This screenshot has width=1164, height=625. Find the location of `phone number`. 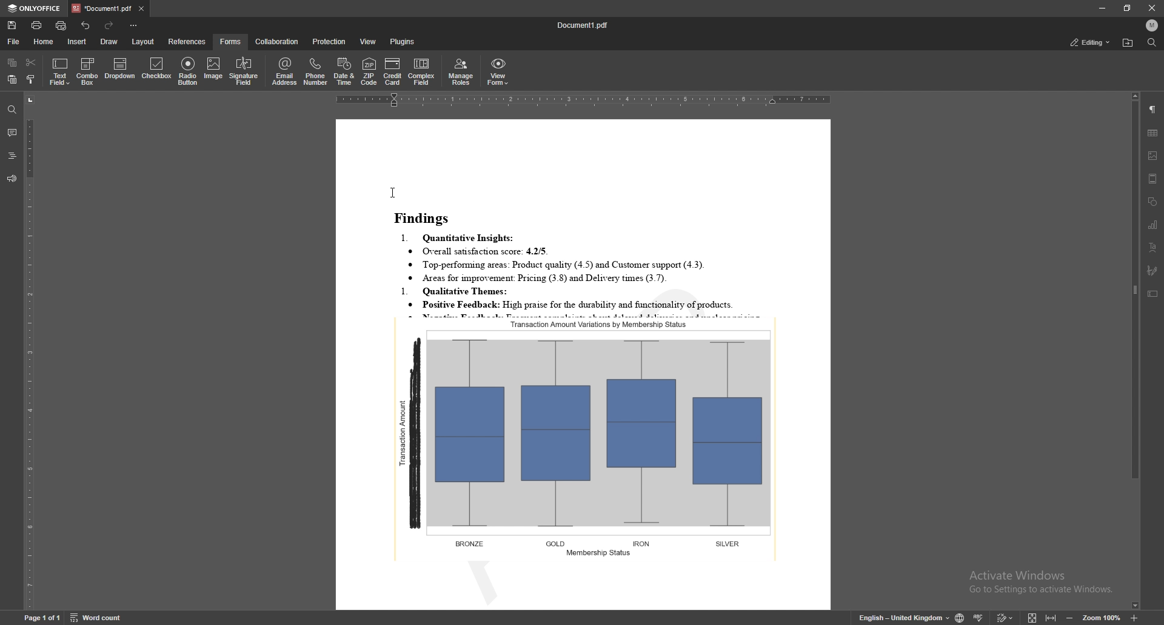

phone number is located at coordinates (316, 71).